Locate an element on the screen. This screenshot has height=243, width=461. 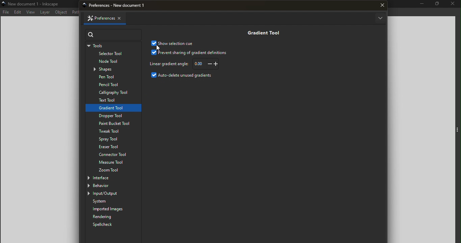
Layer is located at coordinates (46, 12).